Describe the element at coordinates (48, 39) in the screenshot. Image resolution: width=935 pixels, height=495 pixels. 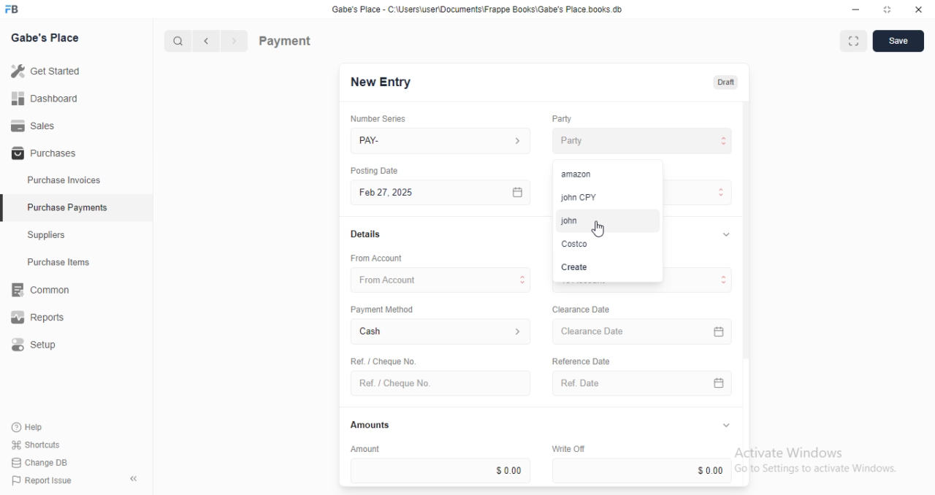
I see `Gabe's Place` at that location.